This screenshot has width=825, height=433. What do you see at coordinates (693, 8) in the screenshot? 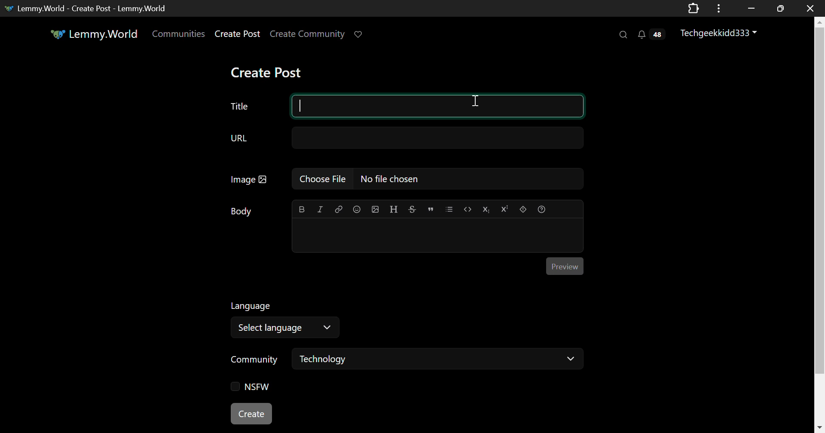
I see `Extensions` at bounding box center [693, 8].